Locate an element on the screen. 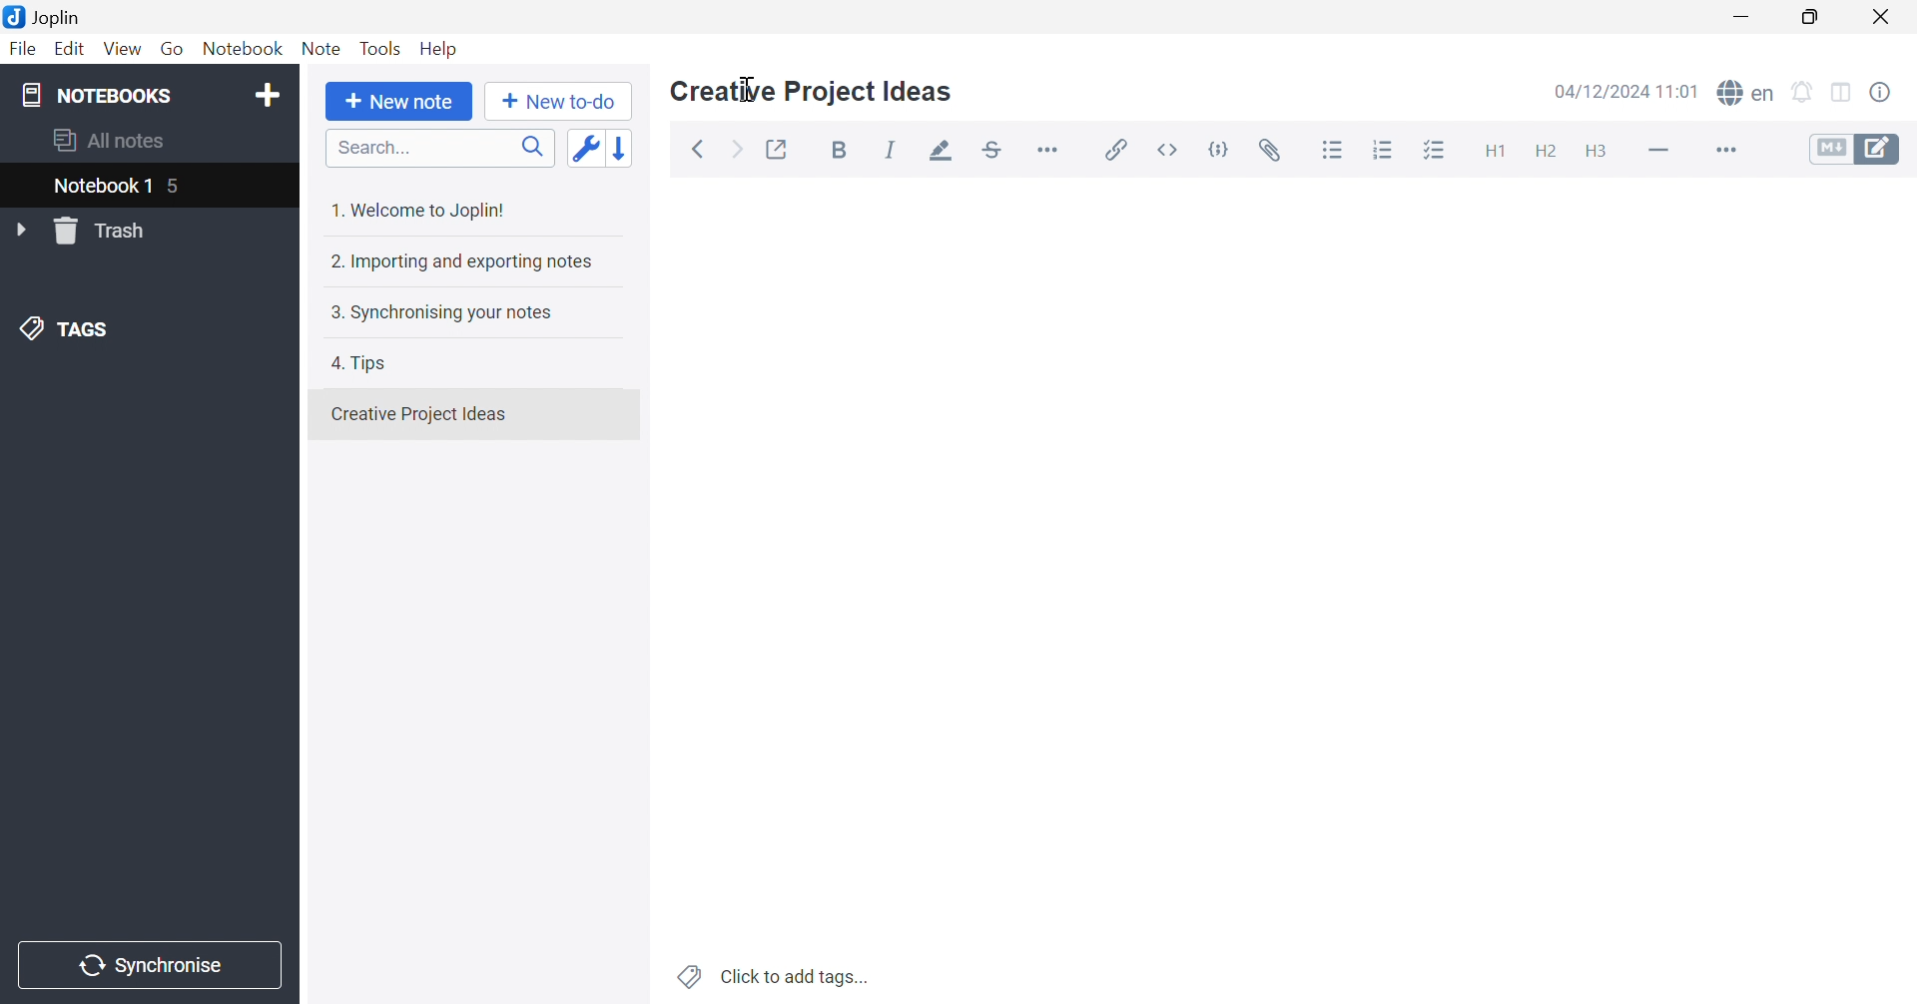  Bold is located at coordinates (843, 152).